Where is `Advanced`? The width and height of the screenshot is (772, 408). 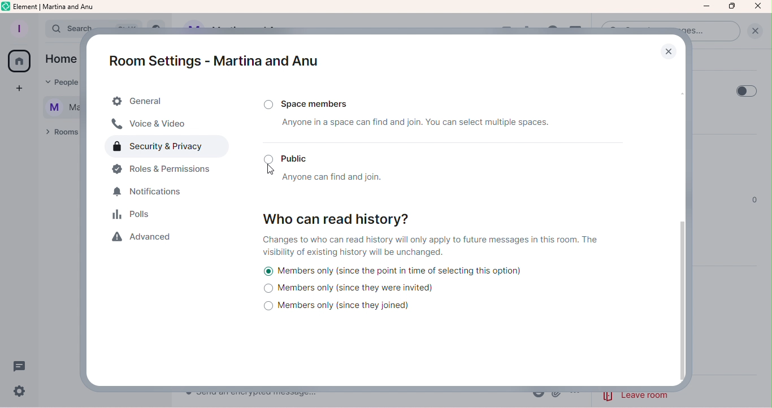
Advanced is located at coordinates (145, 238).